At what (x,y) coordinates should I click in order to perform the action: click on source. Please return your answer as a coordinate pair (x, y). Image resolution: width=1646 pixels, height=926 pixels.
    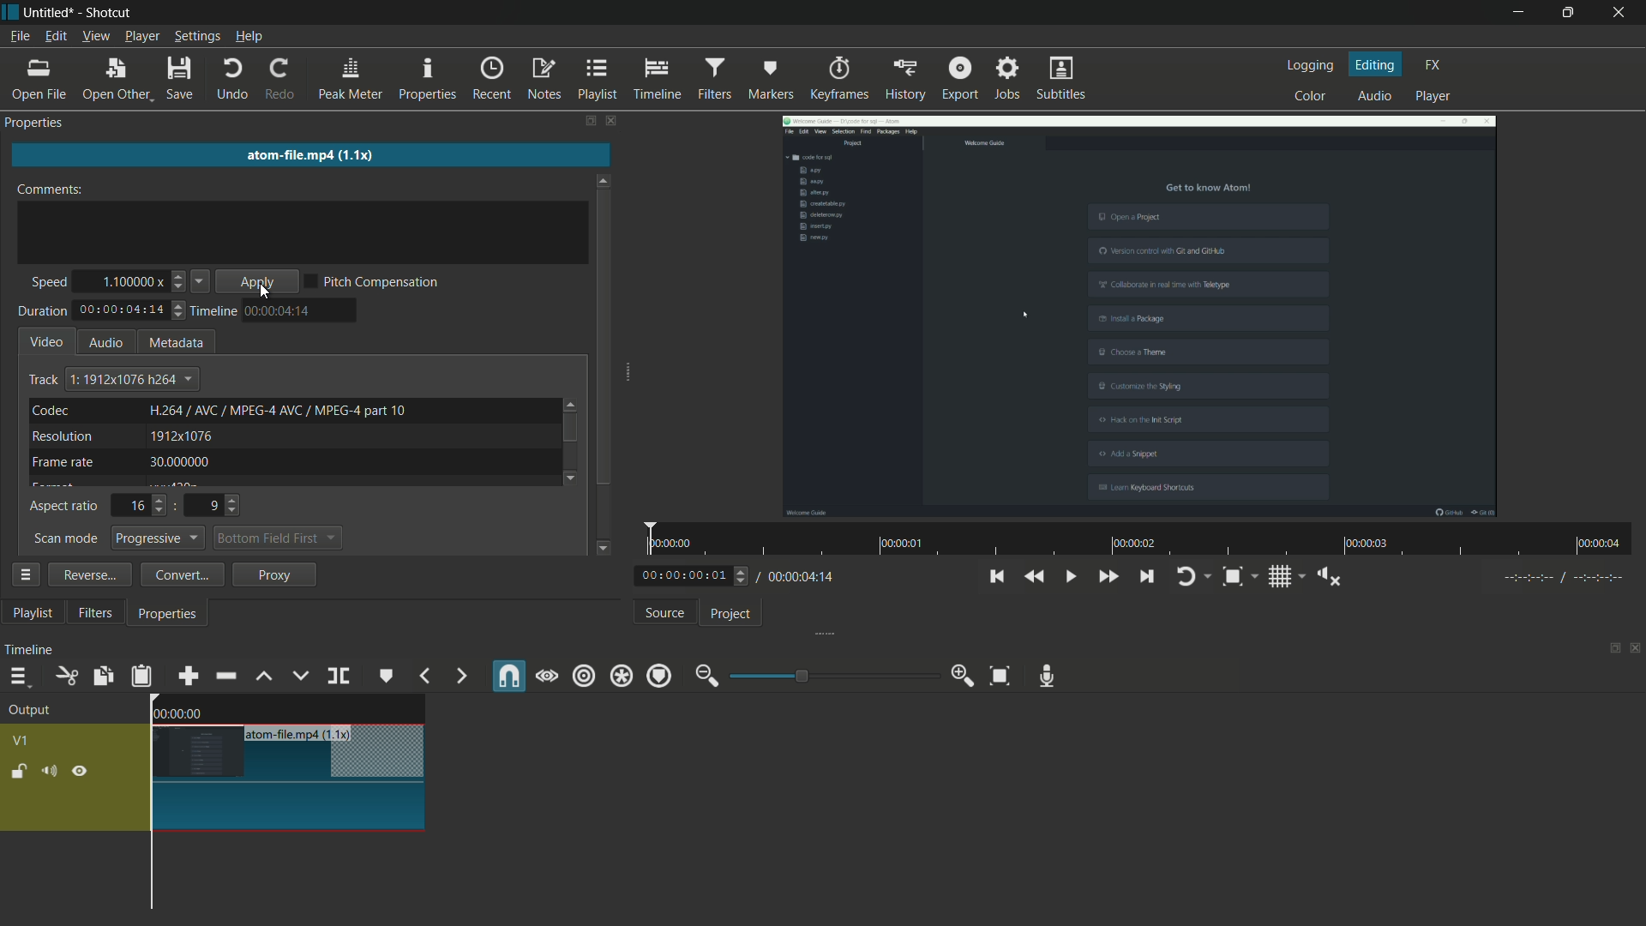
    Looking at the image, I should click on (666, 612).